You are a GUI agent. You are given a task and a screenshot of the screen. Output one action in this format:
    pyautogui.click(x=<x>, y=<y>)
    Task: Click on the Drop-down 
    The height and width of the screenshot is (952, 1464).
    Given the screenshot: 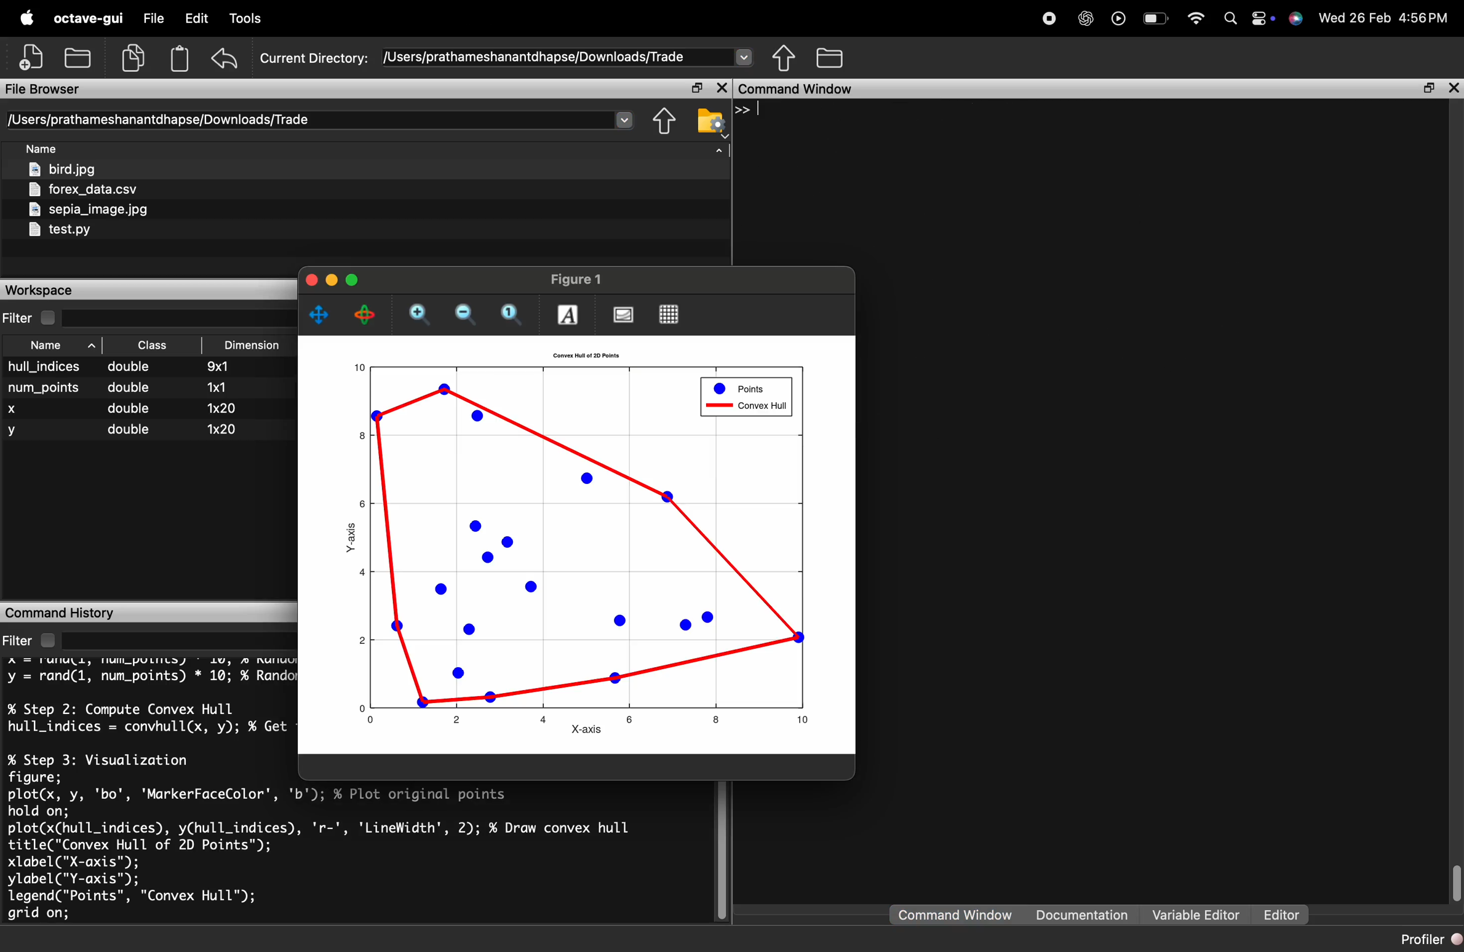 What is the action you would take?
    pyautogui.click(x=745, y=56)
    